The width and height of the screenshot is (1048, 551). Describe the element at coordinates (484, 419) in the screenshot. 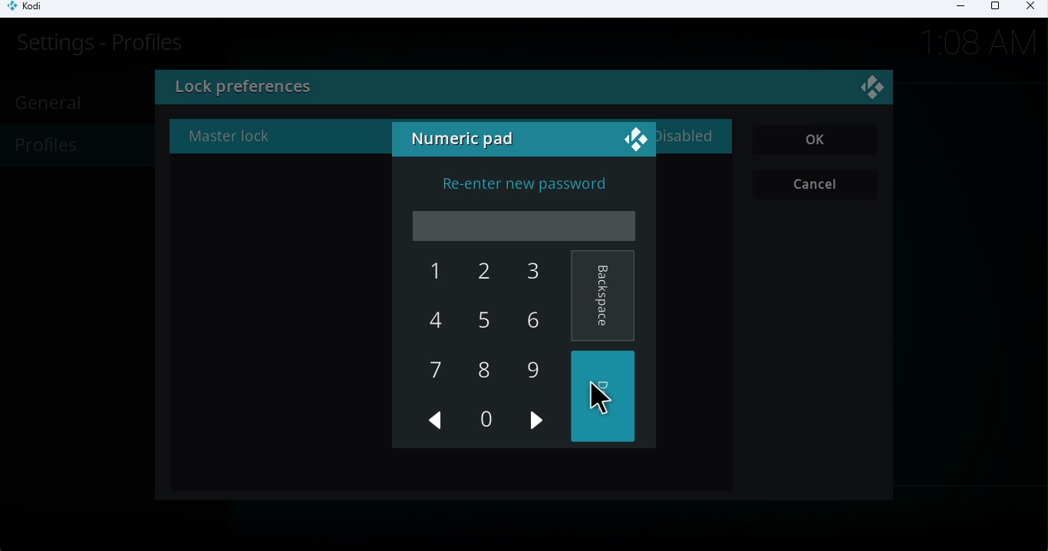

I see `0` at that location.